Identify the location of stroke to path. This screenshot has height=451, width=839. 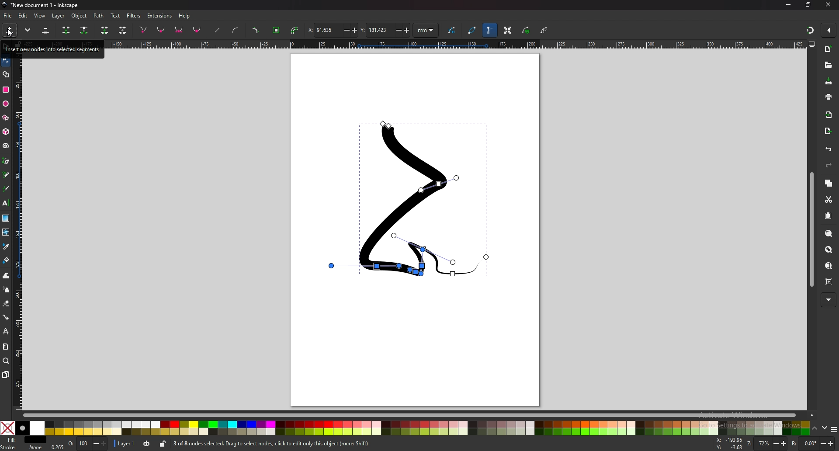
(295, 30).